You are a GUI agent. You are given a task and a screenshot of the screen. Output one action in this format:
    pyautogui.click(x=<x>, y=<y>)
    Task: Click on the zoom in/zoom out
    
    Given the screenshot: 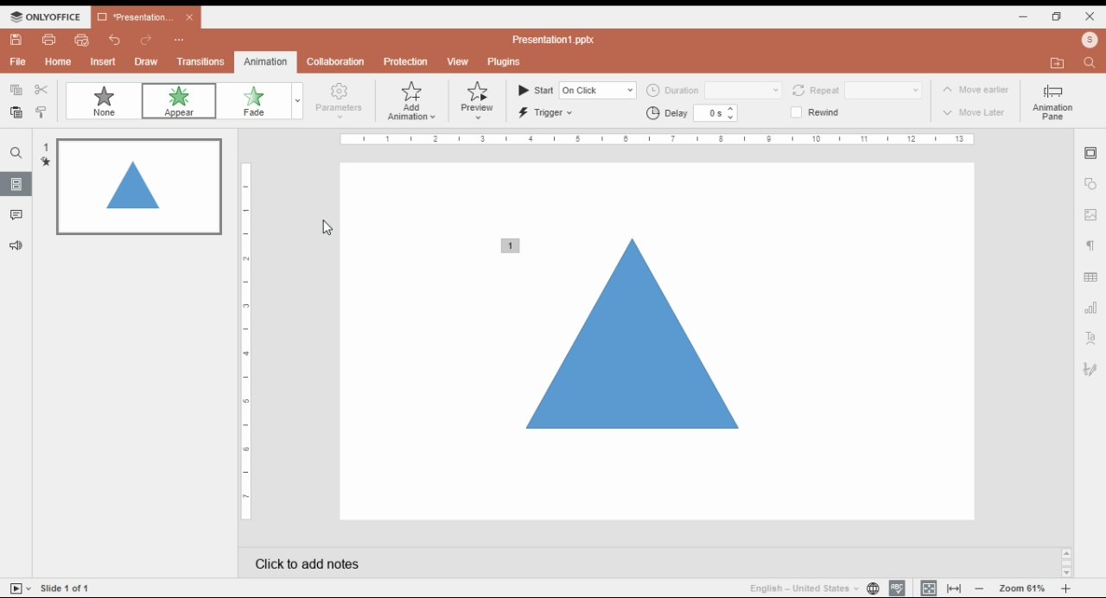 What is the action you would take?
    pyautogui.click(x=1024, y=588)
    